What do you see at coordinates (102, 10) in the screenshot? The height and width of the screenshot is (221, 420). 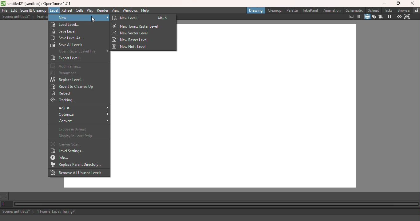 I see `Render` at bounding box center [102, 10].